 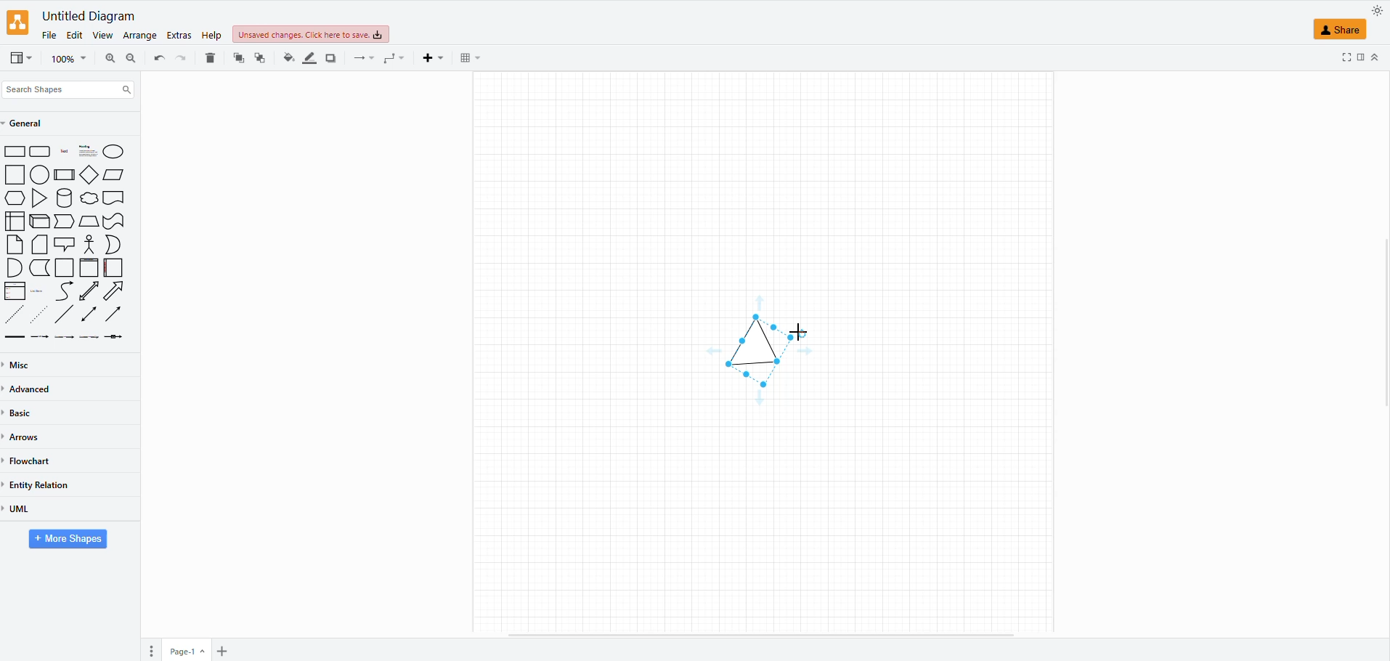 What do you see at coordinates (47, 481) in the screenshot?
I see `entity relation` at bounding box center [47, 481].